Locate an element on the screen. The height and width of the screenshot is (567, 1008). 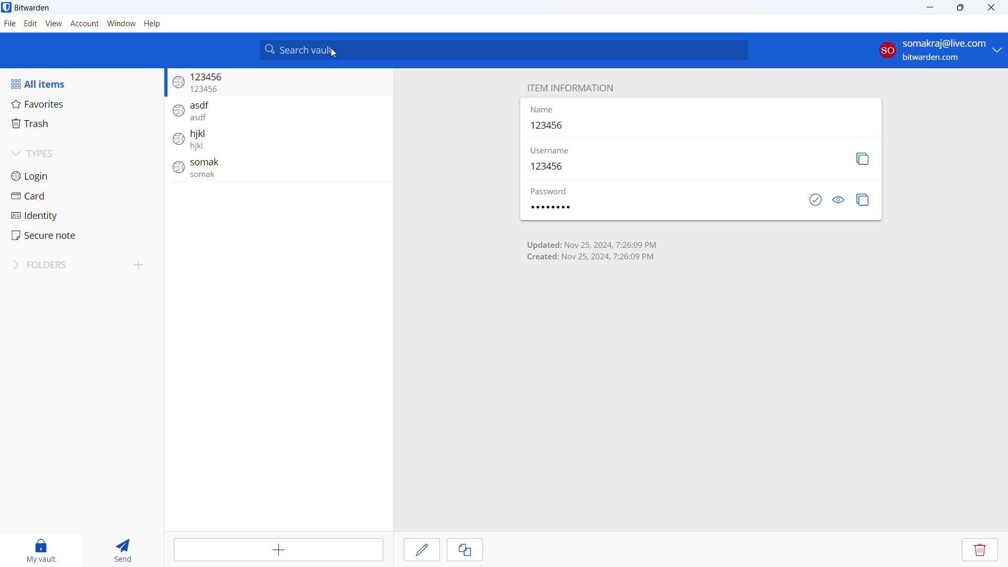
maximize is located at coordinates (960, 8).